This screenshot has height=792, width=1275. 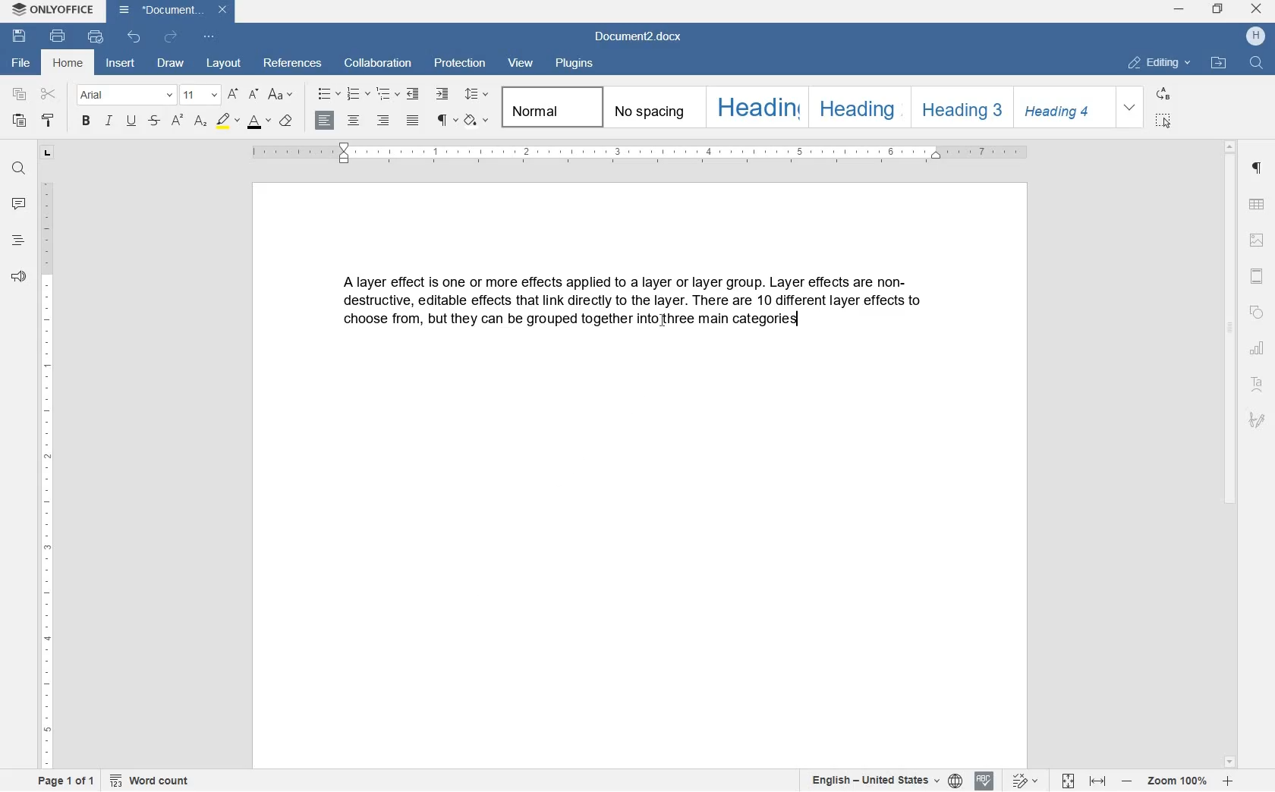 What do you see at coordinates (255, 95) in the screenshot?
I see `decrement font size` at bounding box center [255, 95].